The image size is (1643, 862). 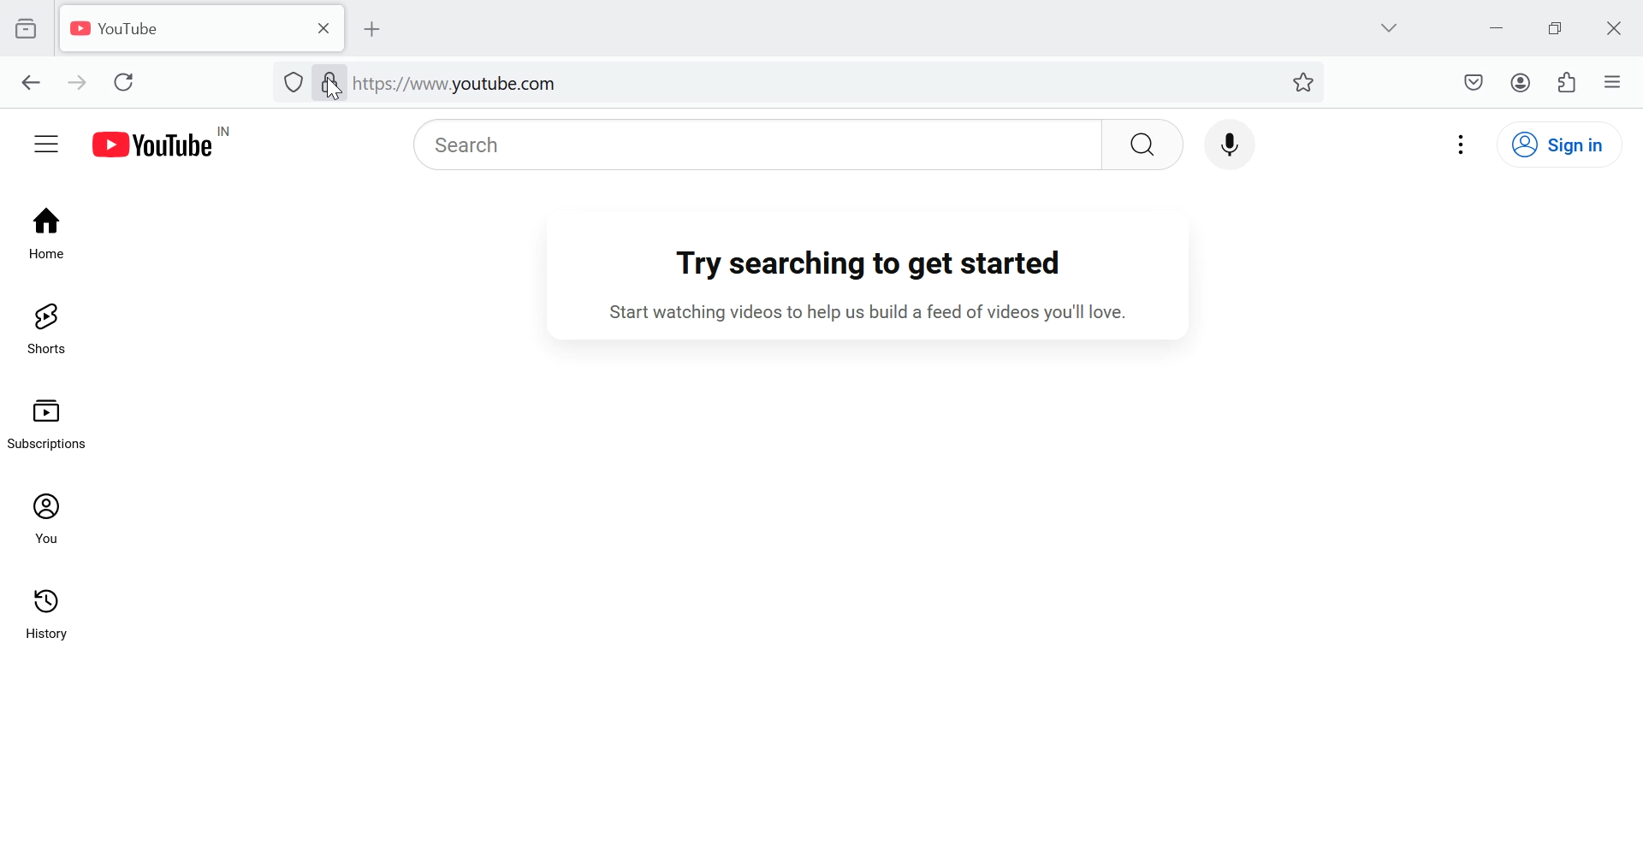 What do you see at coordinates (1617, 28) in the screenshot?
I see `Close` at bounding box center [1617, 28].